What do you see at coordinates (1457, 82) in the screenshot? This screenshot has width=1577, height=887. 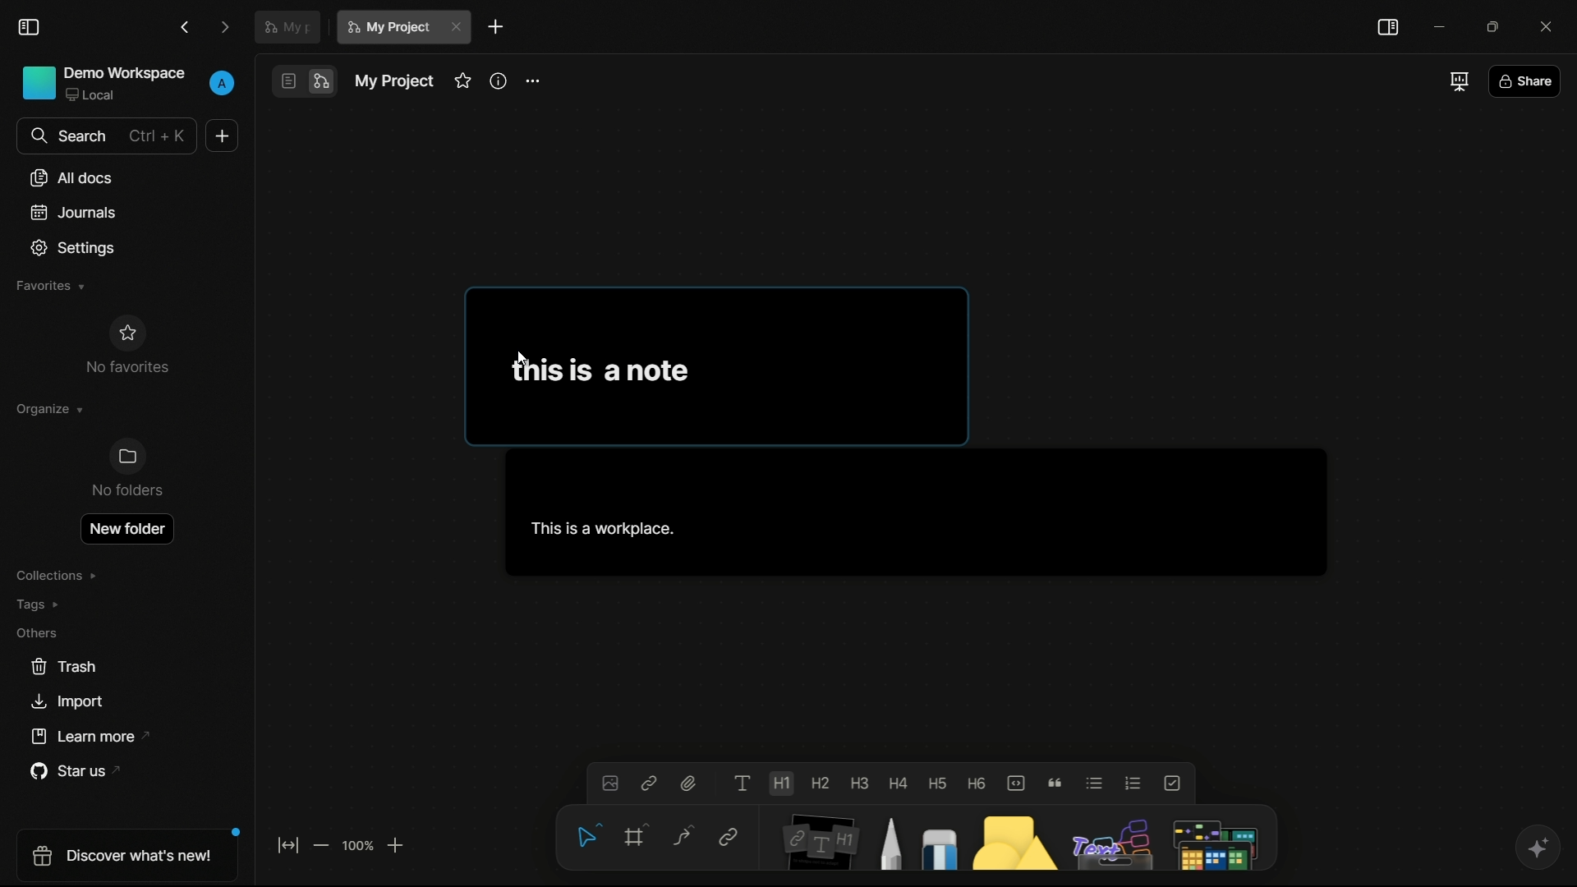 I see `full screen` at bounding box center [1457, 82].